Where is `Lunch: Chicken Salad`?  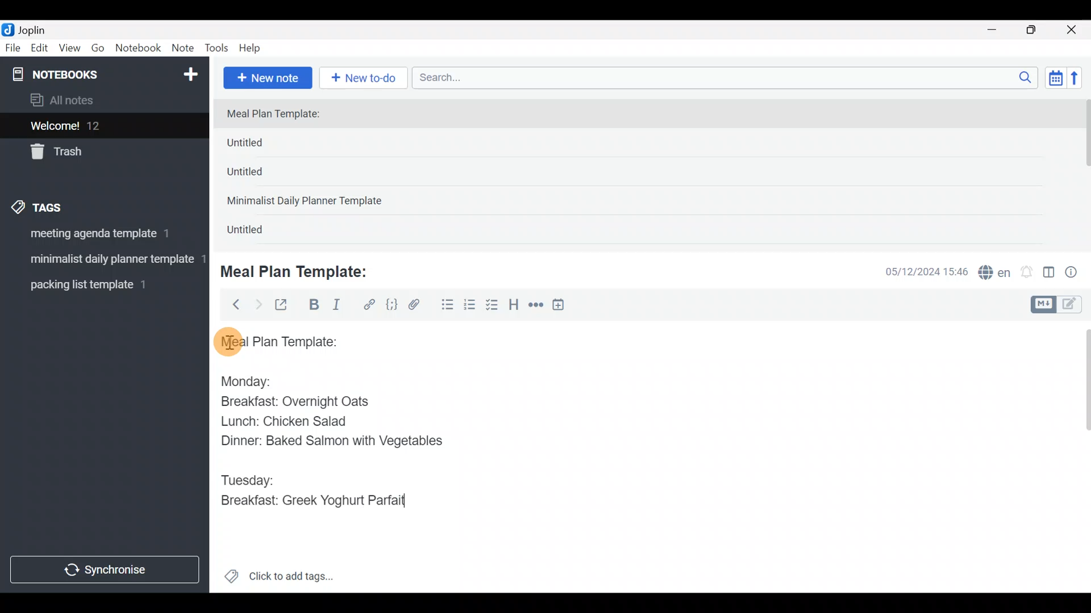 Lunch: Chicken Salad is located at coordinates (282, 421).